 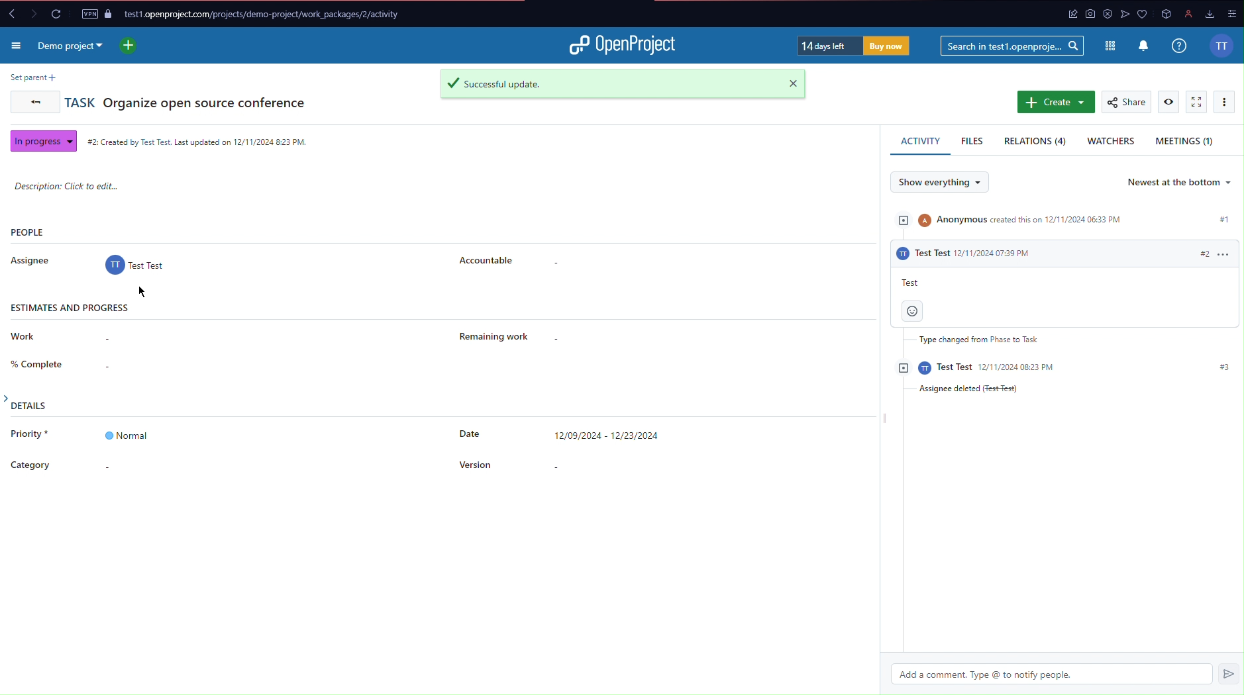 I want to click on Estimates and progress, so click(x=70, y=307).